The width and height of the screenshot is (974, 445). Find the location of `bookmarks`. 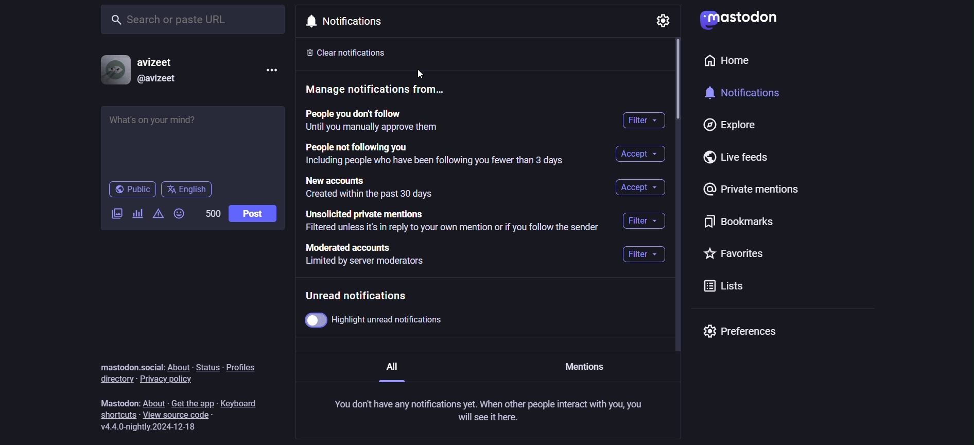

bookmarks is located at coordinates (736, 225).